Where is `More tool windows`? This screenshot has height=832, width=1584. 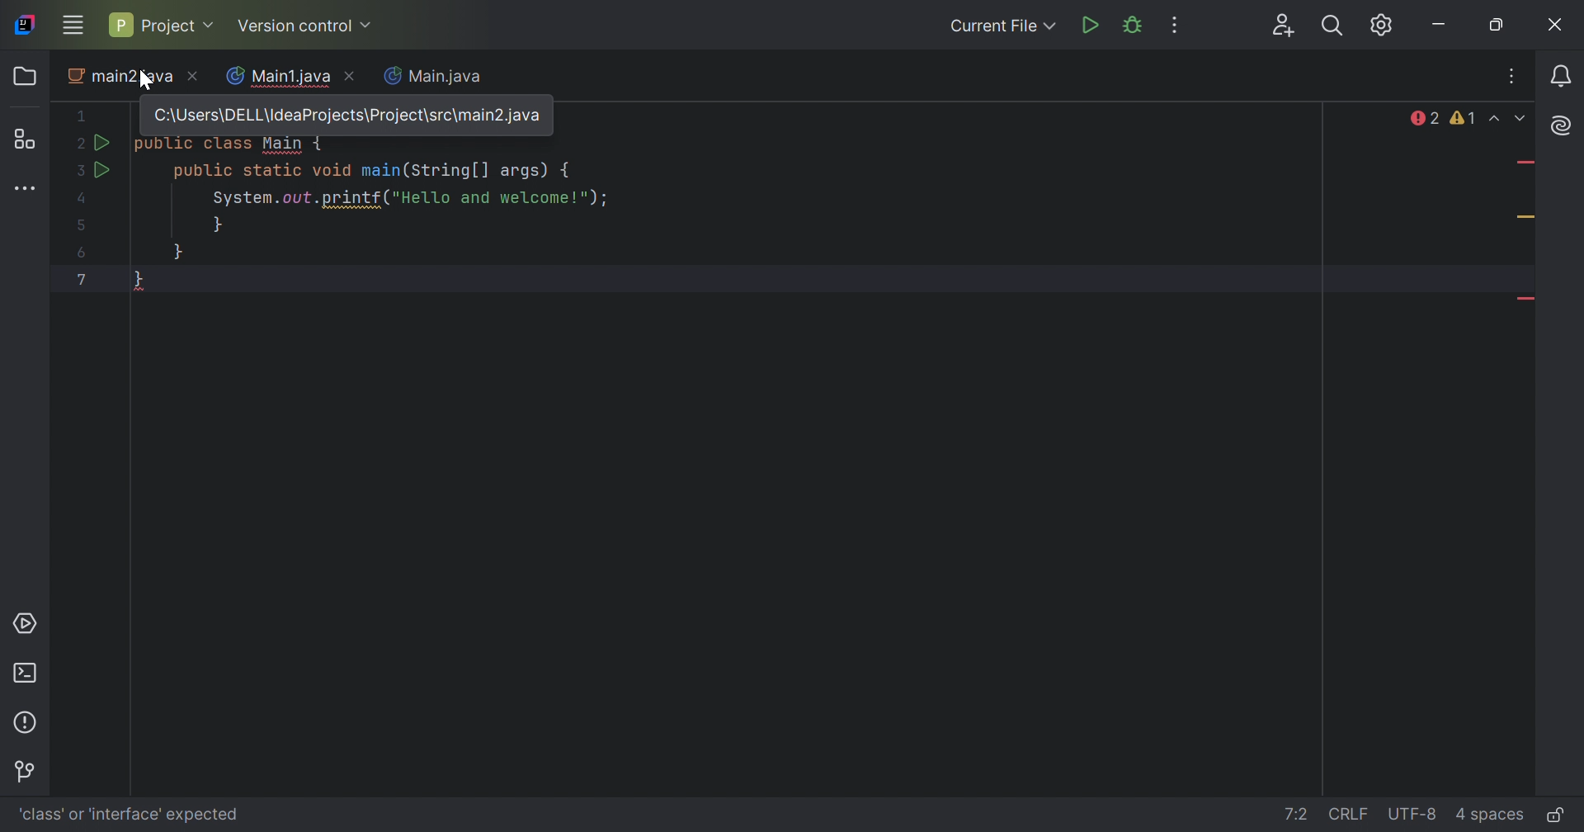 More tool windows is located at coordinates (26, 189).